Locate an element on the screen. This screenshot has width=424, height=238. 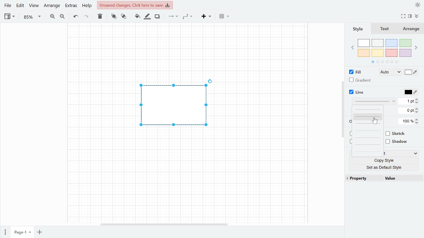
Dotted 1 is located at coordinates (367, 138).